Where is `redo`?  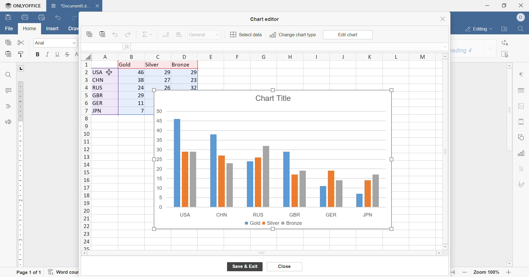
redo is located at coordinates (128, 34).